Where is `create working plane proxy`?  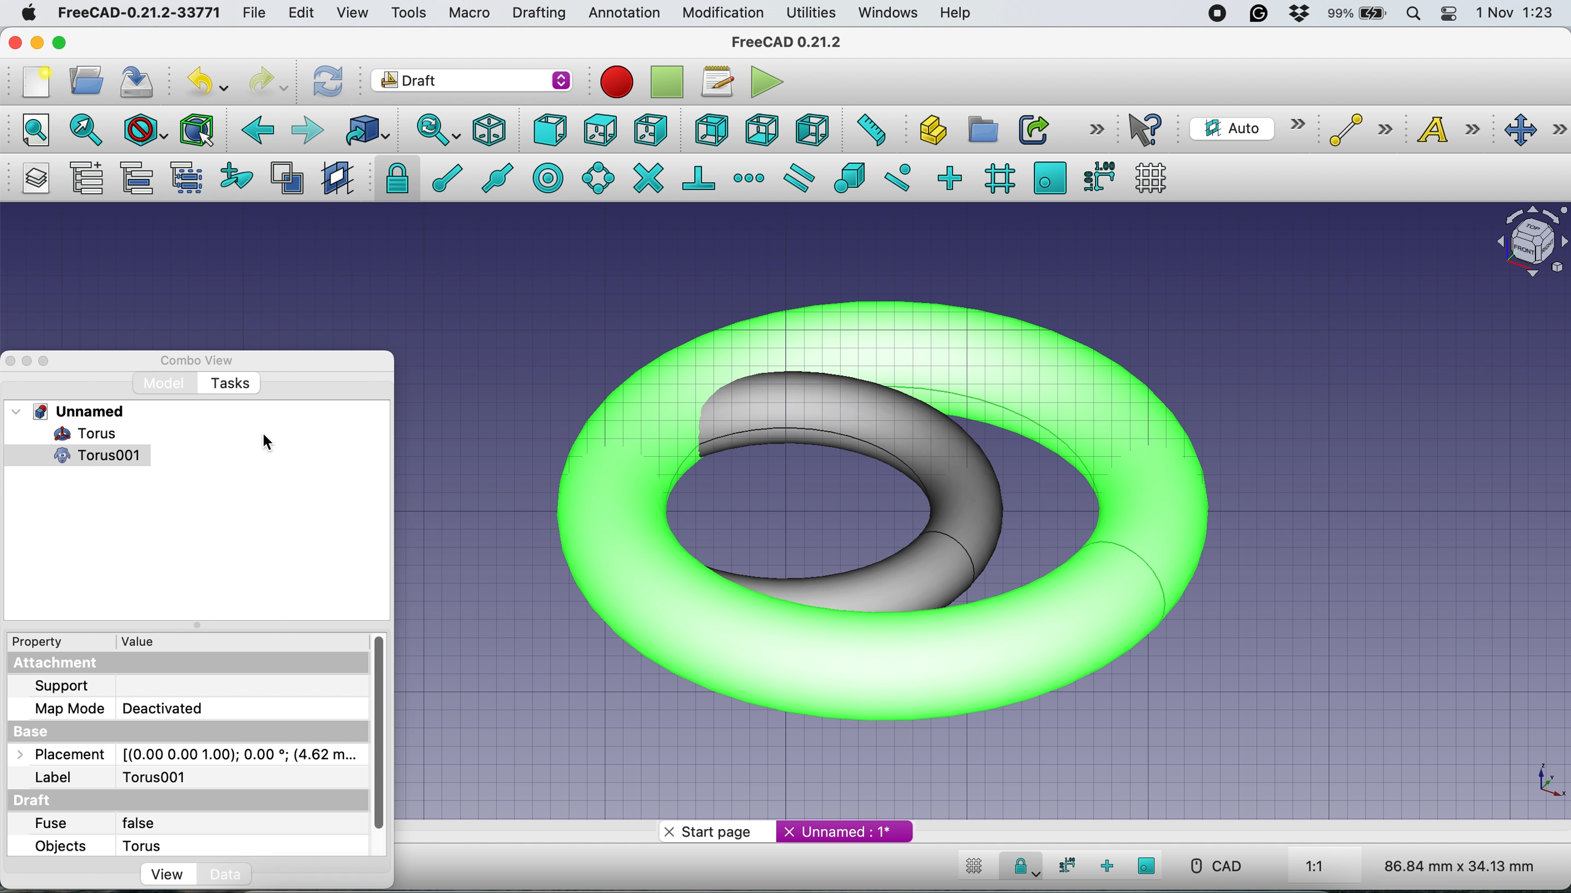 create working plane proxy is located at coordinates (335, 177).